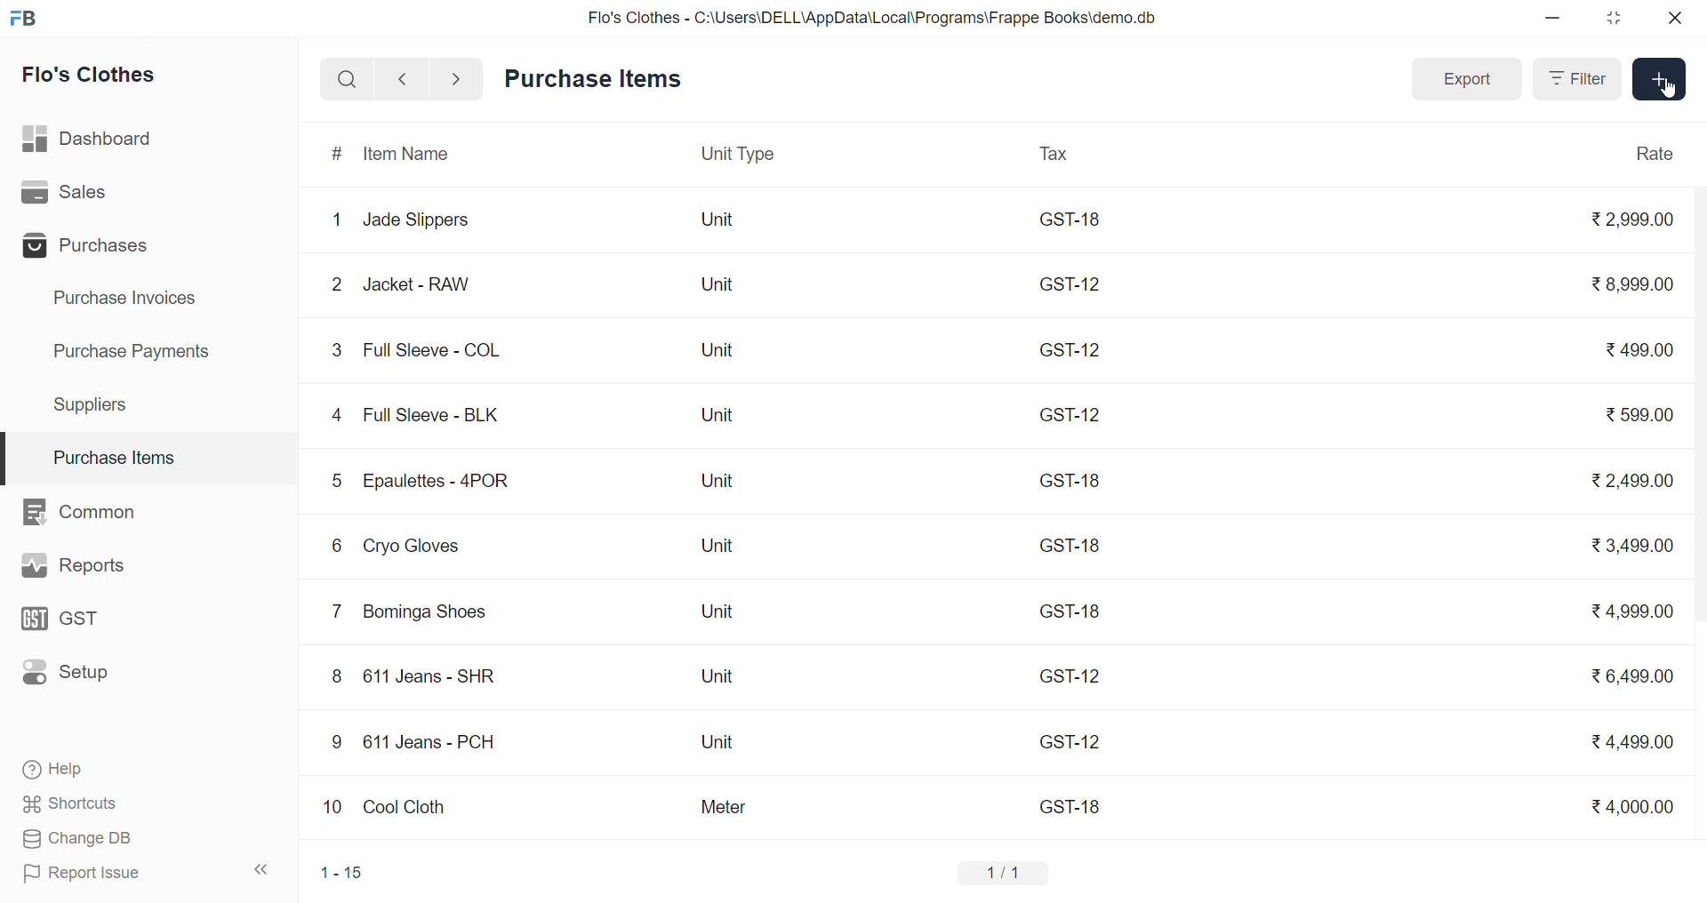  Describe the element at coordinates (332, 805) in the screenshot. I see `10` at that location.